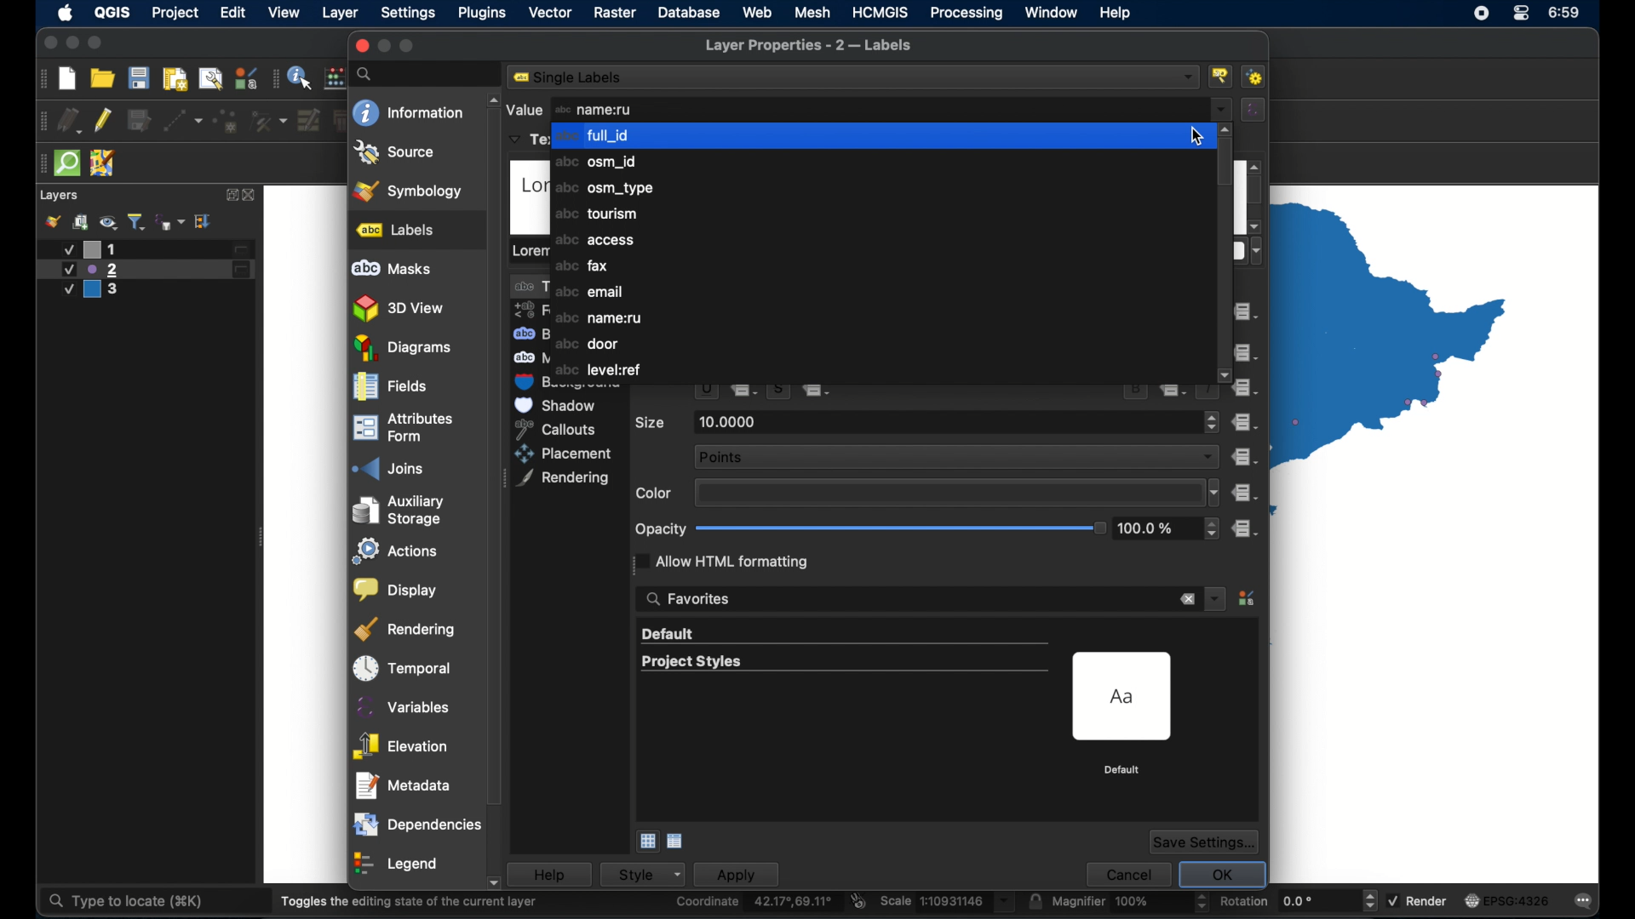 The width and height of the screenshot is (1635, 919). Describe the element at coordinates (341, 14) in the screenshot. I see `layer` at that location.